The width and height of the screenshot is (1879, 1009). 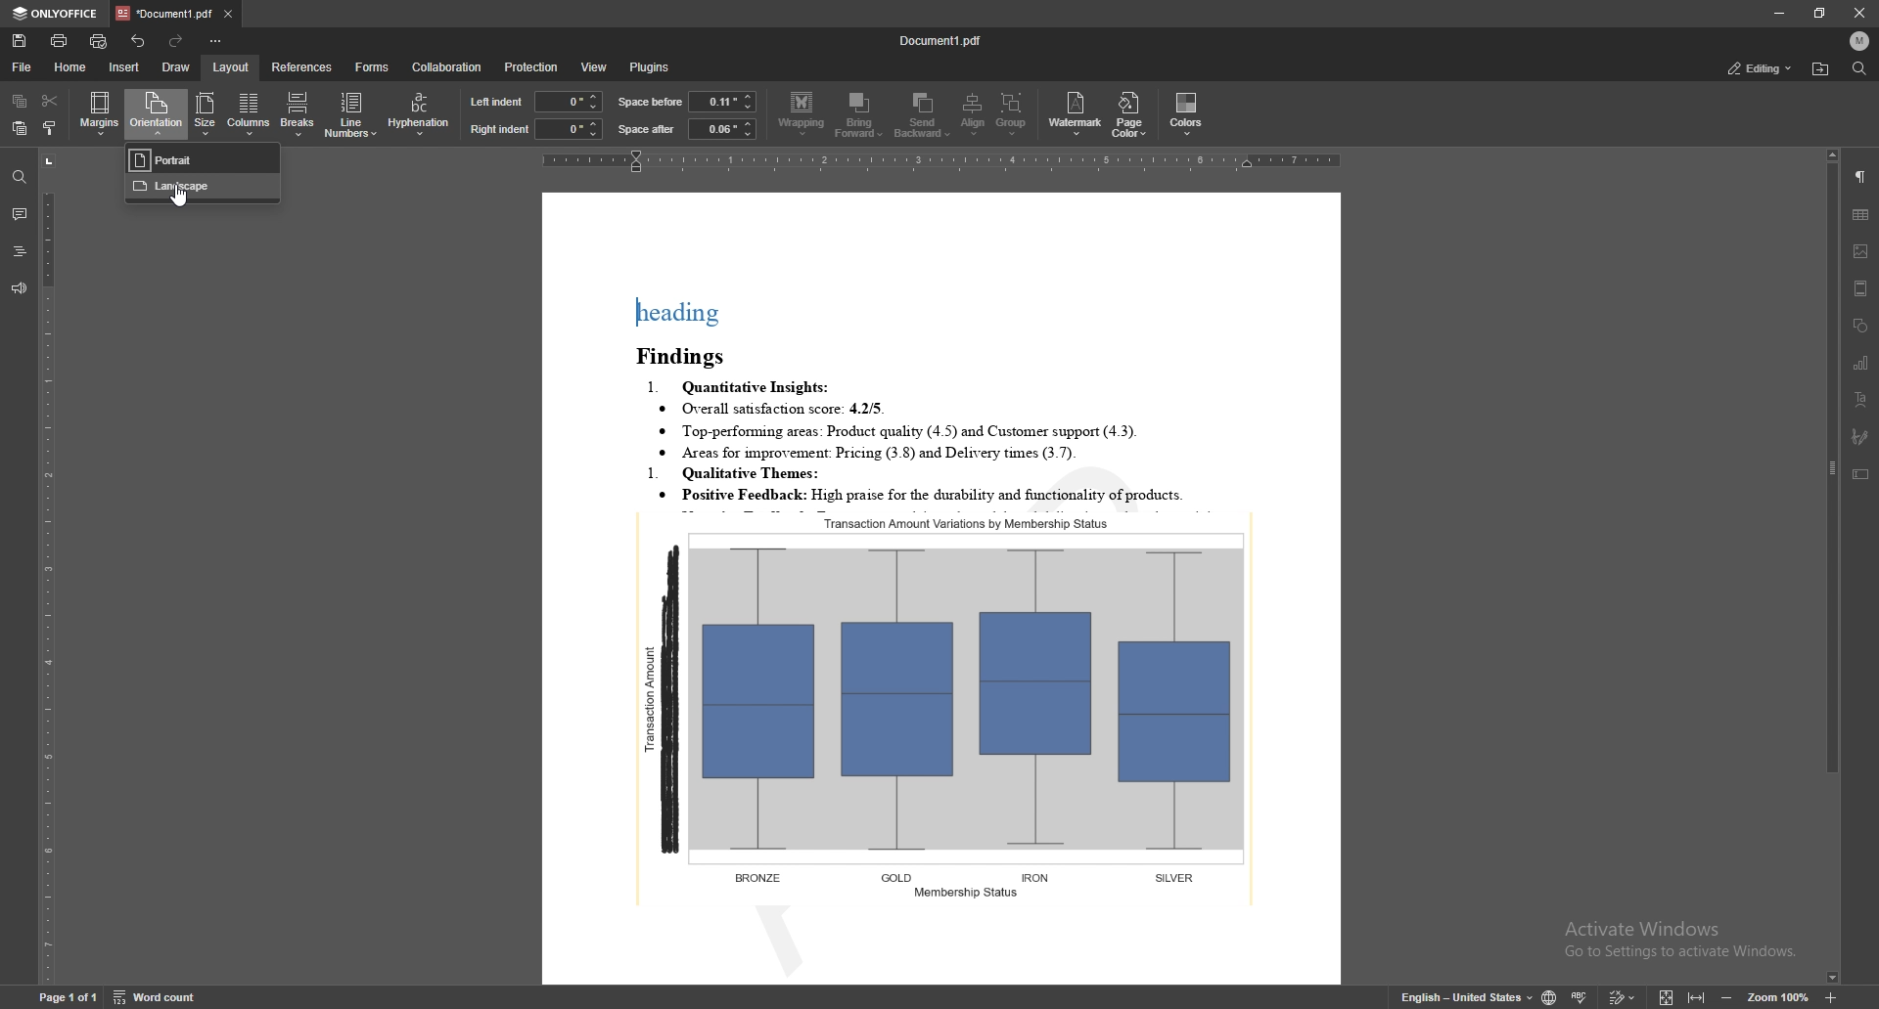 What do you see at coordinates (177, 200) in the screenshot?
I see `cursor` at bounding box center [177, 200].